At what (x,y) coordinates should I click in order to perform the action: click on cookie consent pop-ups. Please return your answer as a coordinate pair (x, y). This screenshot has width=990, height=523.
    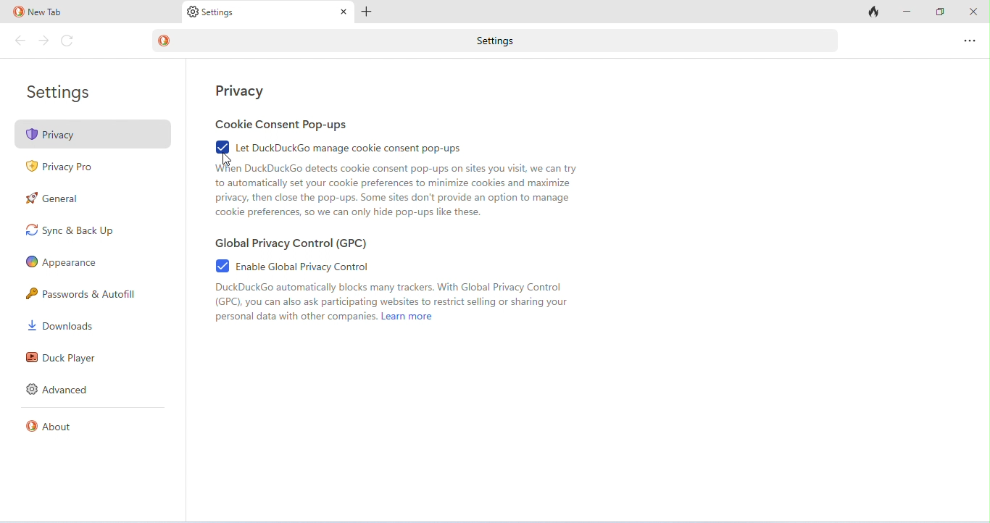
    Looking at the image, I should click on (283, 125).